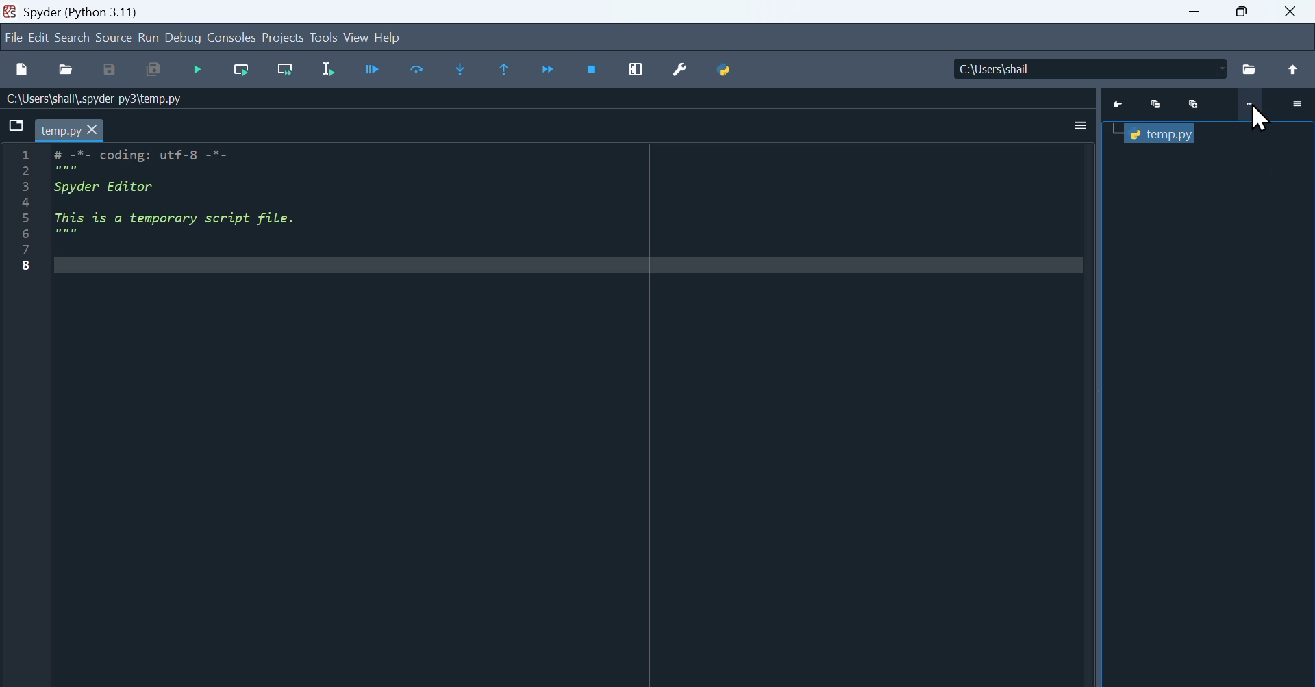 The width and height of the screenshot is (1315, 687). What do you see at coordinates (149, 38) in the screenshot?
I see `run` at bounding box center [149, 38].